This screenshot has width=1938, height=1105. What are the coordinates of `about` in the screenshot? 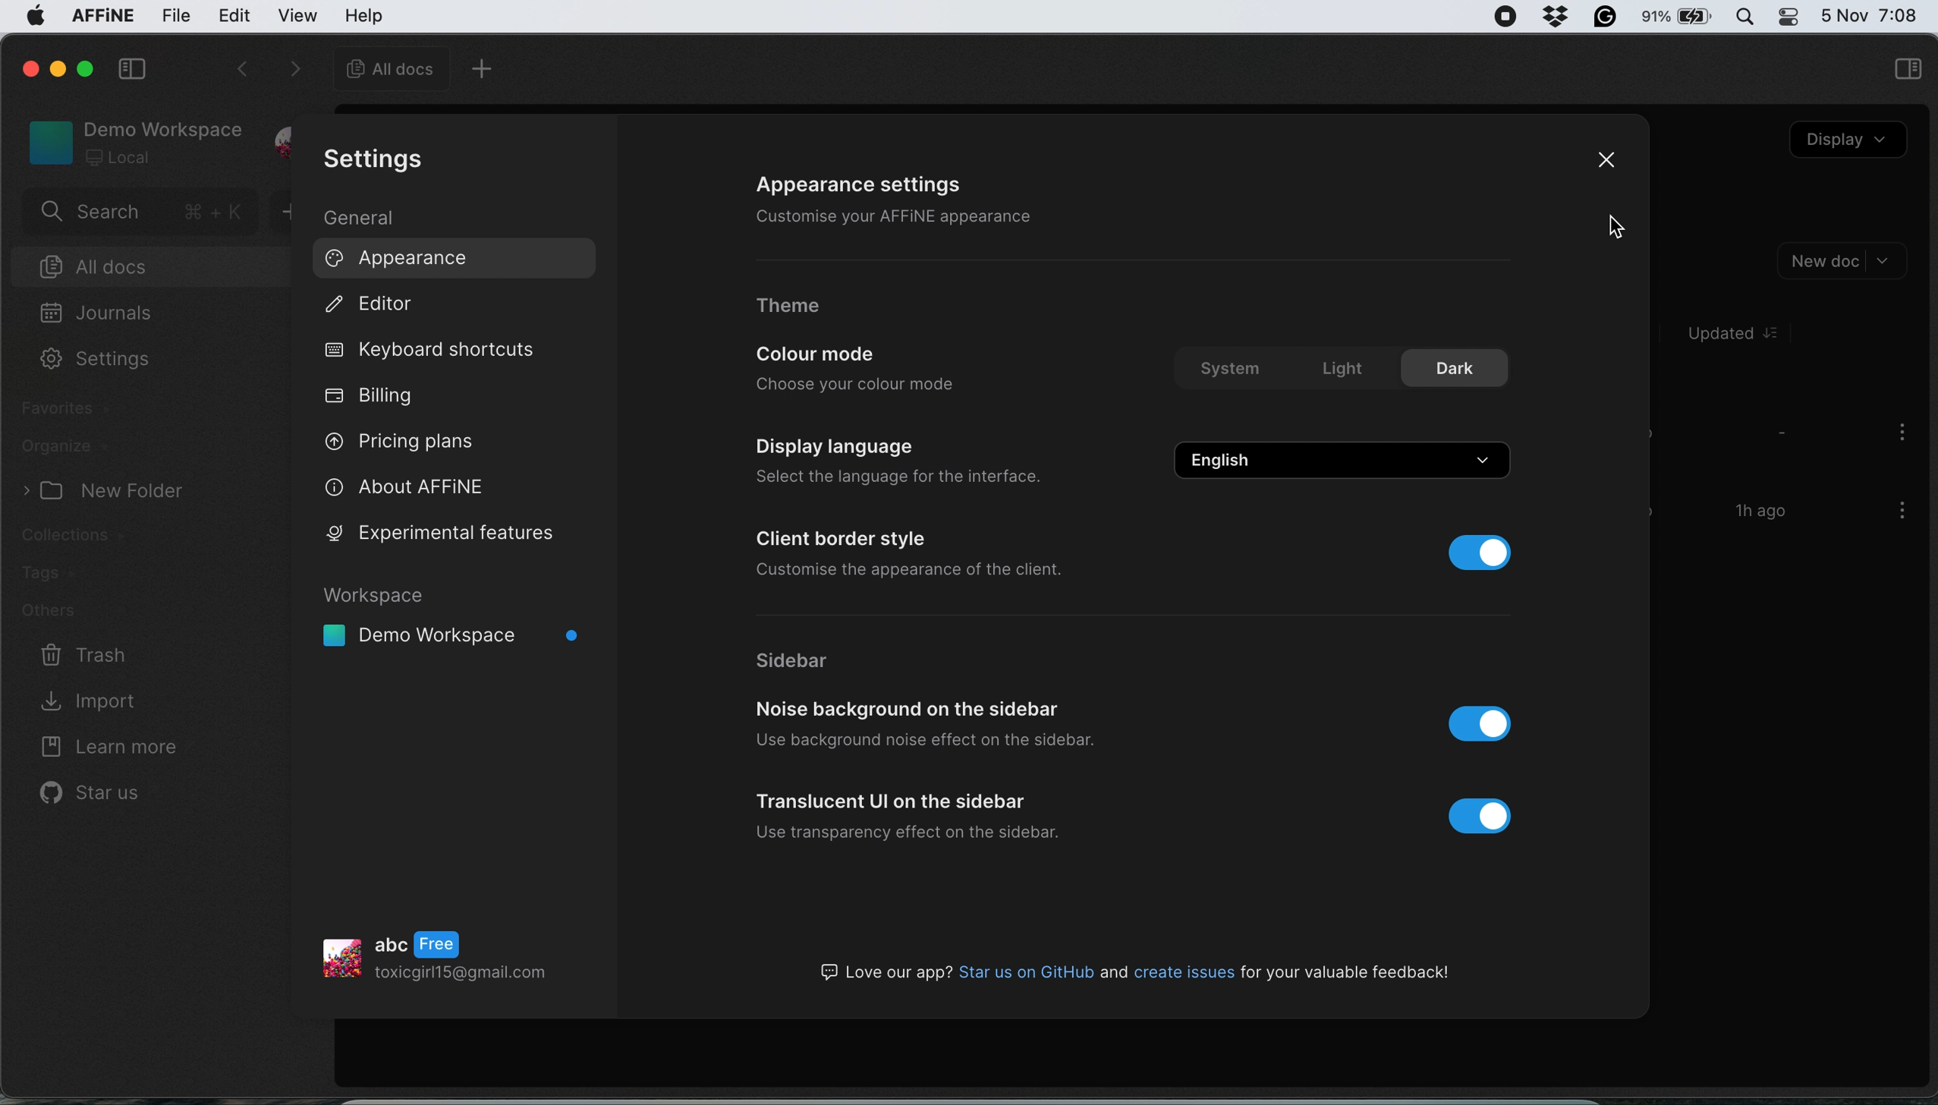 It's located at (414, 486).